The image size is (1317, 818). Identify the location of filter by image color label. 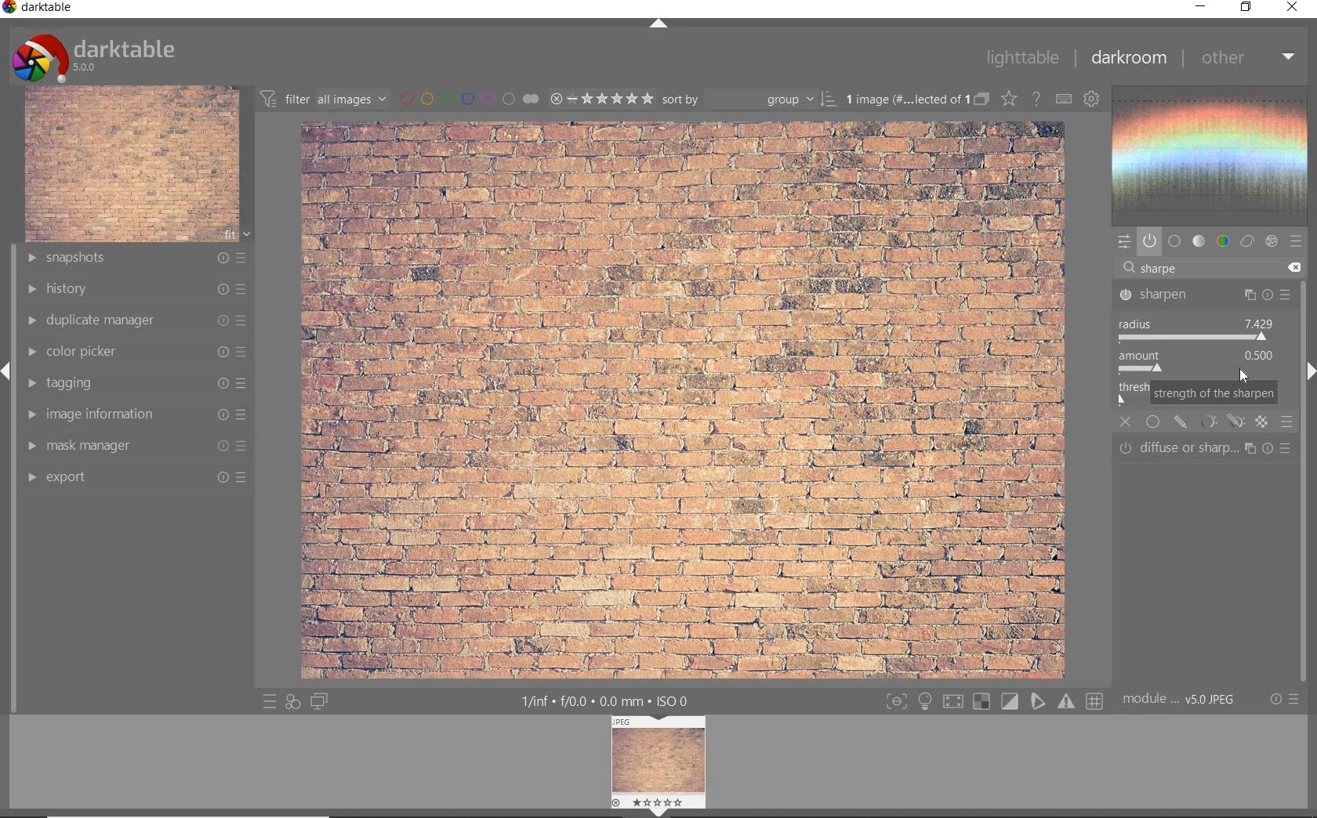
(467, 98).